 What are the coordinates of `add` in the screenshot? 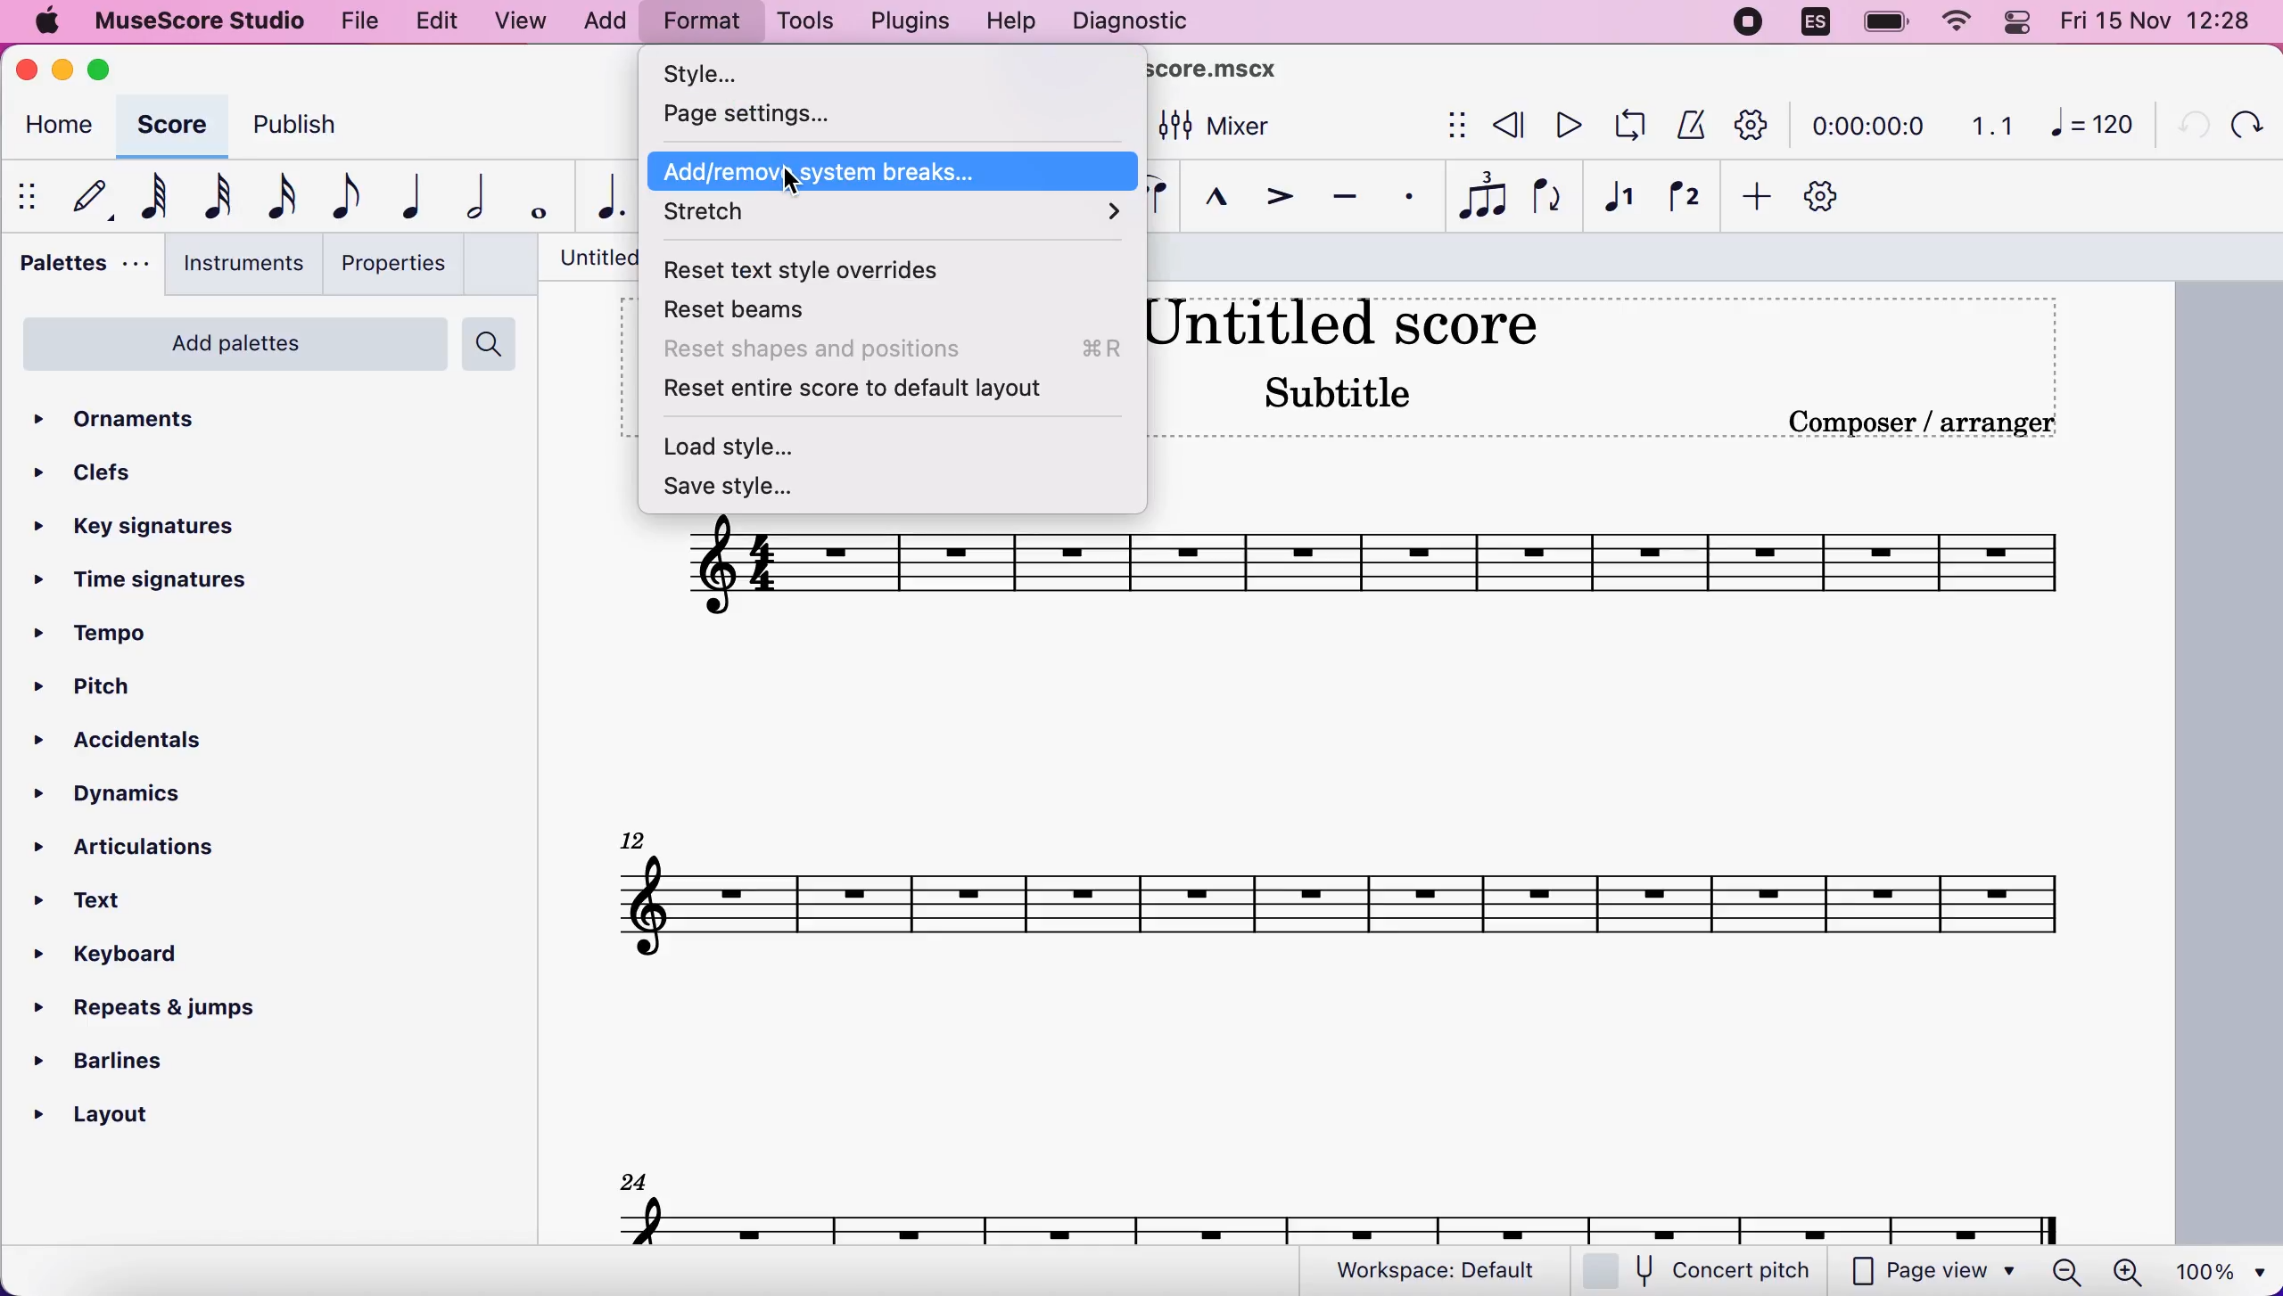 It's located at (604, 22).